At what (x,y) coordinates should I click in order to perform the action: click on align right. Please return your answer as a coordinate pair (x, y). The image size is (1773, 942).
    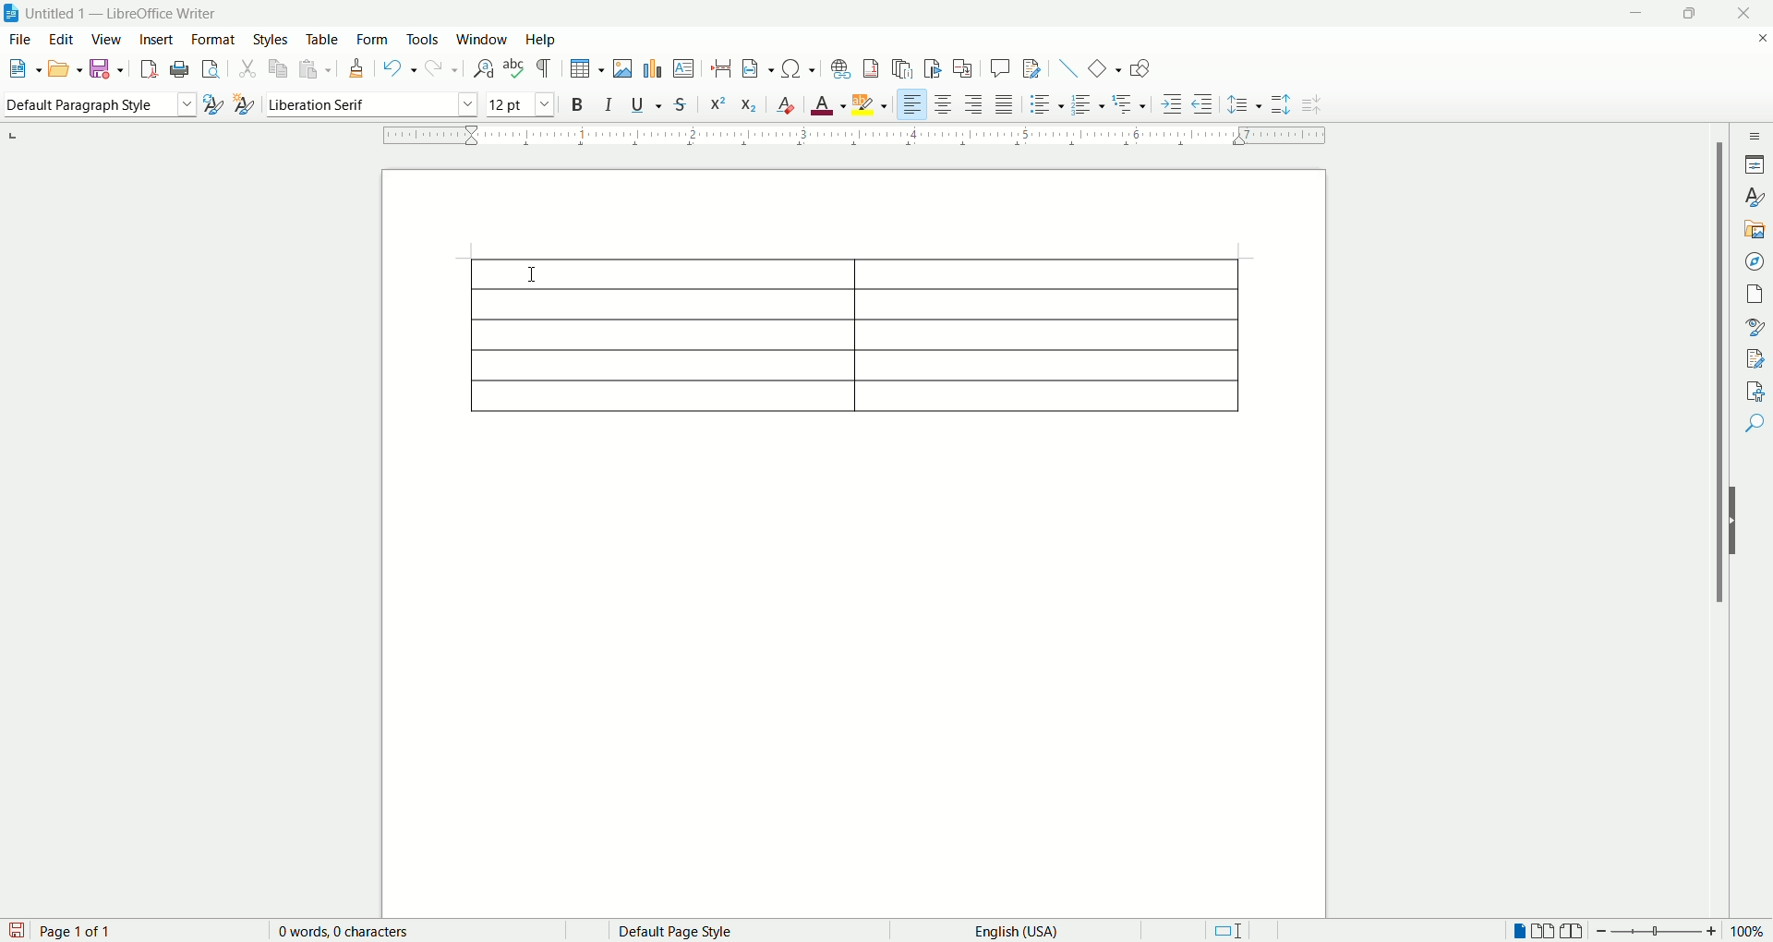
    Looking at the image, I should click on (911, 103).